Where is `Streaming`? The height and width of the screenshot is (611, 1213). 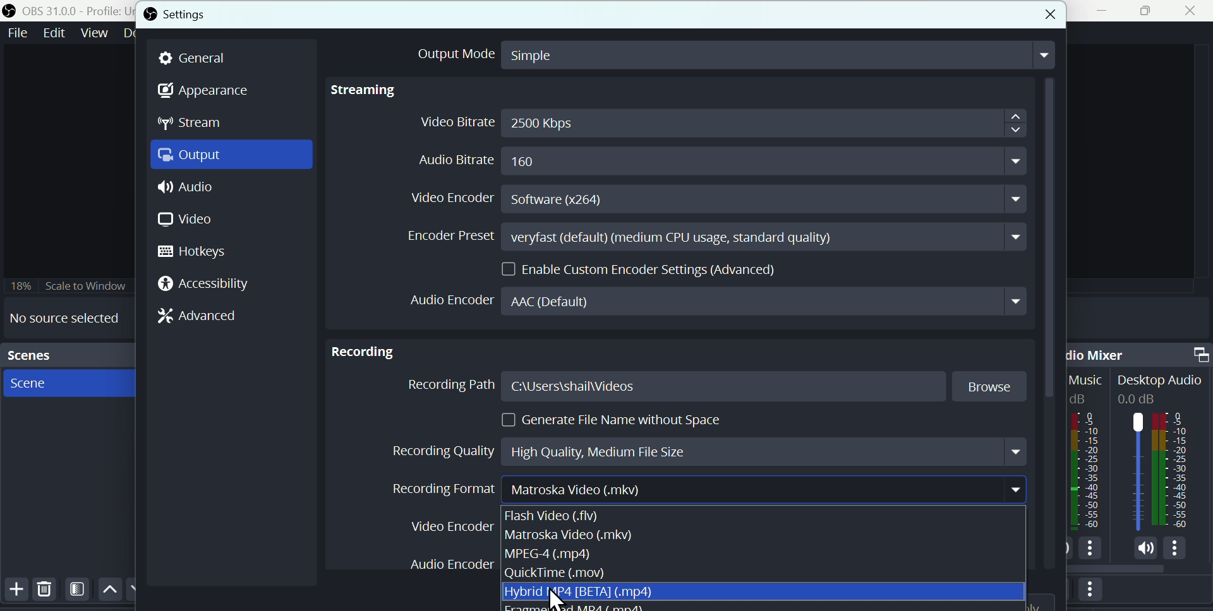
Streaming is located at coordinates (368, 95).